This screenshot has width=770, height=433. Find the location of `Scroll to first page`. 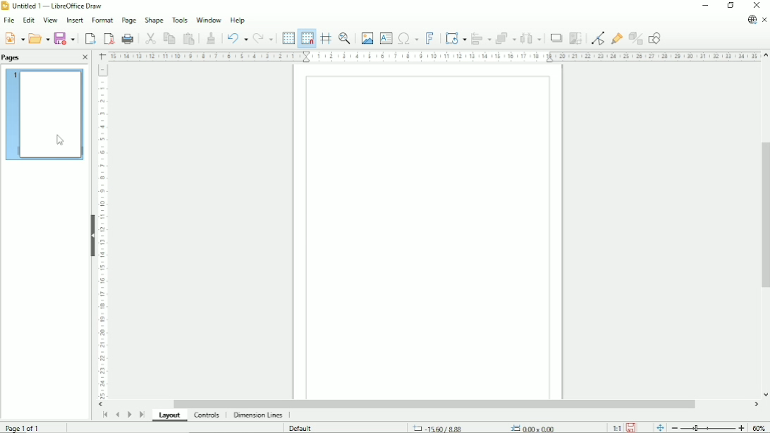

Scroll to first page is located at coordinates (104, 415).